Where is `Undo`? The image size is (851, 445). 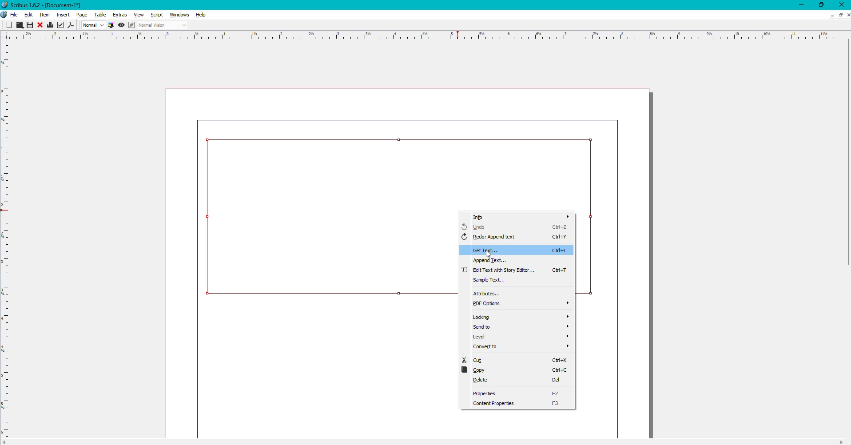 Undo is located at coordinates (515, 227).